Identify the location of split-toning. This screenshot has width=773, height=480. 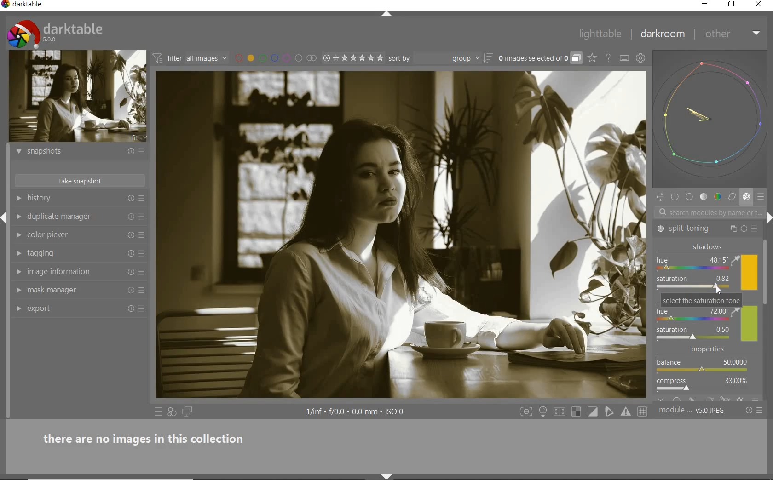
(693, 229).